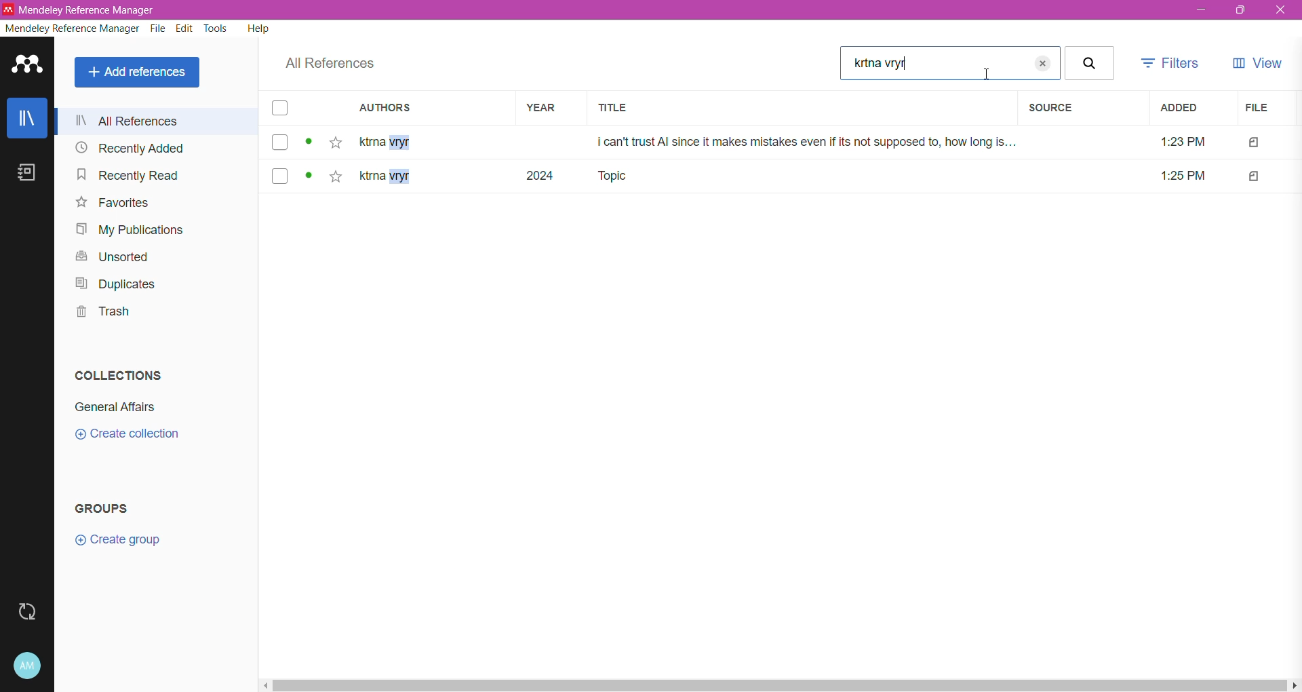 The width and height of the screenshot is (1302, 692). Describe the element at coordinates (140, 544) in the screenshot. I see `Click to Create New Group` at that location.